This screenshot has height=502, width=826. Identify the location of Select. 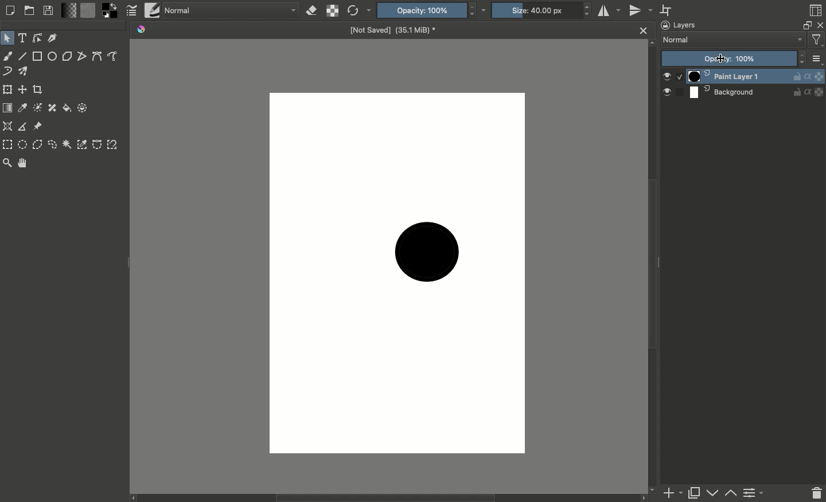
(8, 38).